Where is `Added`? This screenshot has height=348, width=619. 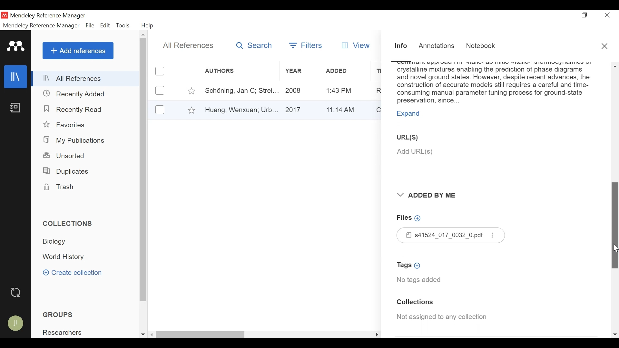 Added is located at coordinates (343, 109).